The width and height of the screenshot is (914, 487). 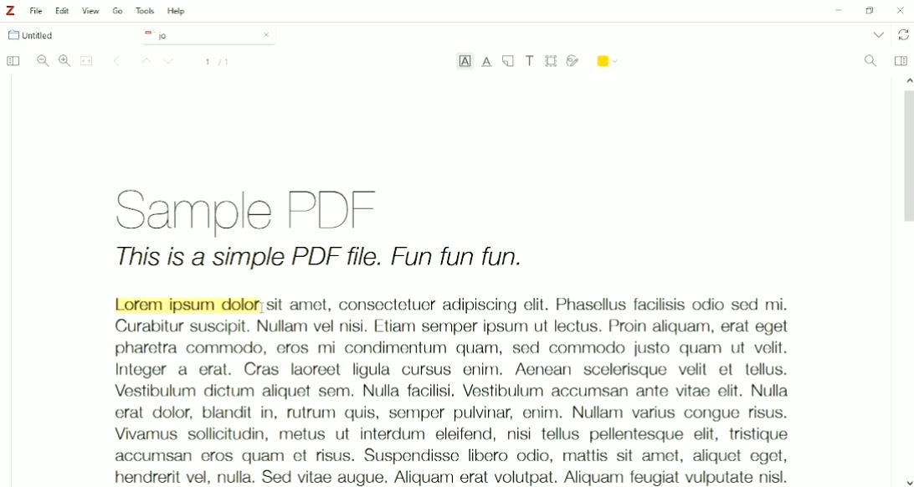 I want to click on Logo, so click(x=10, y=11).